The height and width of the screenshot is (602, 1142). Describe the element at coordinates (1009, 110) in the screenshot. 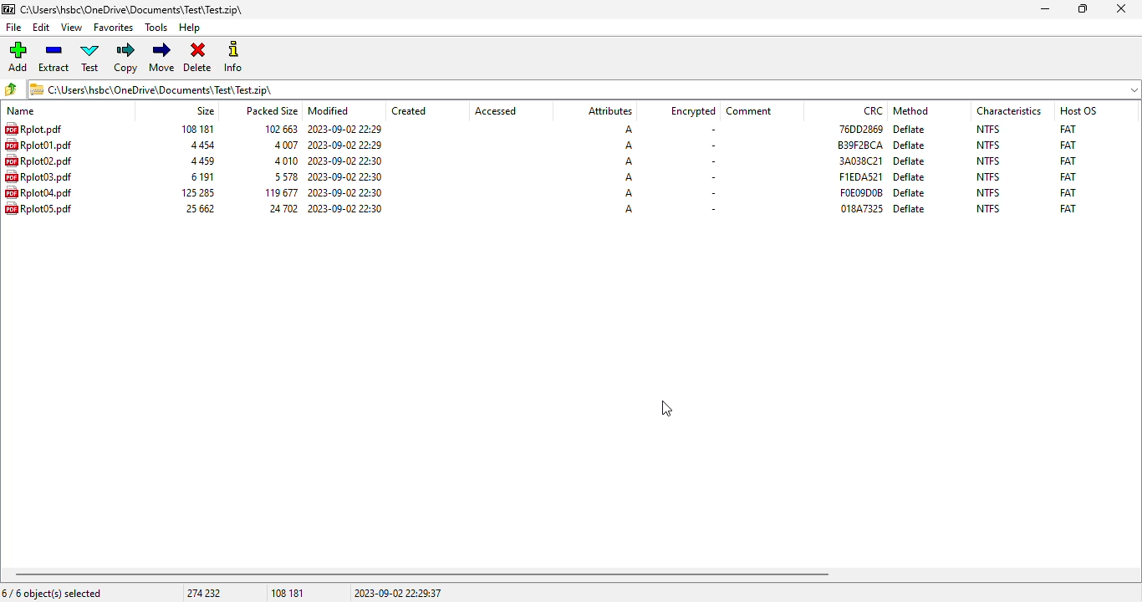

I see `characteristics` at that location.